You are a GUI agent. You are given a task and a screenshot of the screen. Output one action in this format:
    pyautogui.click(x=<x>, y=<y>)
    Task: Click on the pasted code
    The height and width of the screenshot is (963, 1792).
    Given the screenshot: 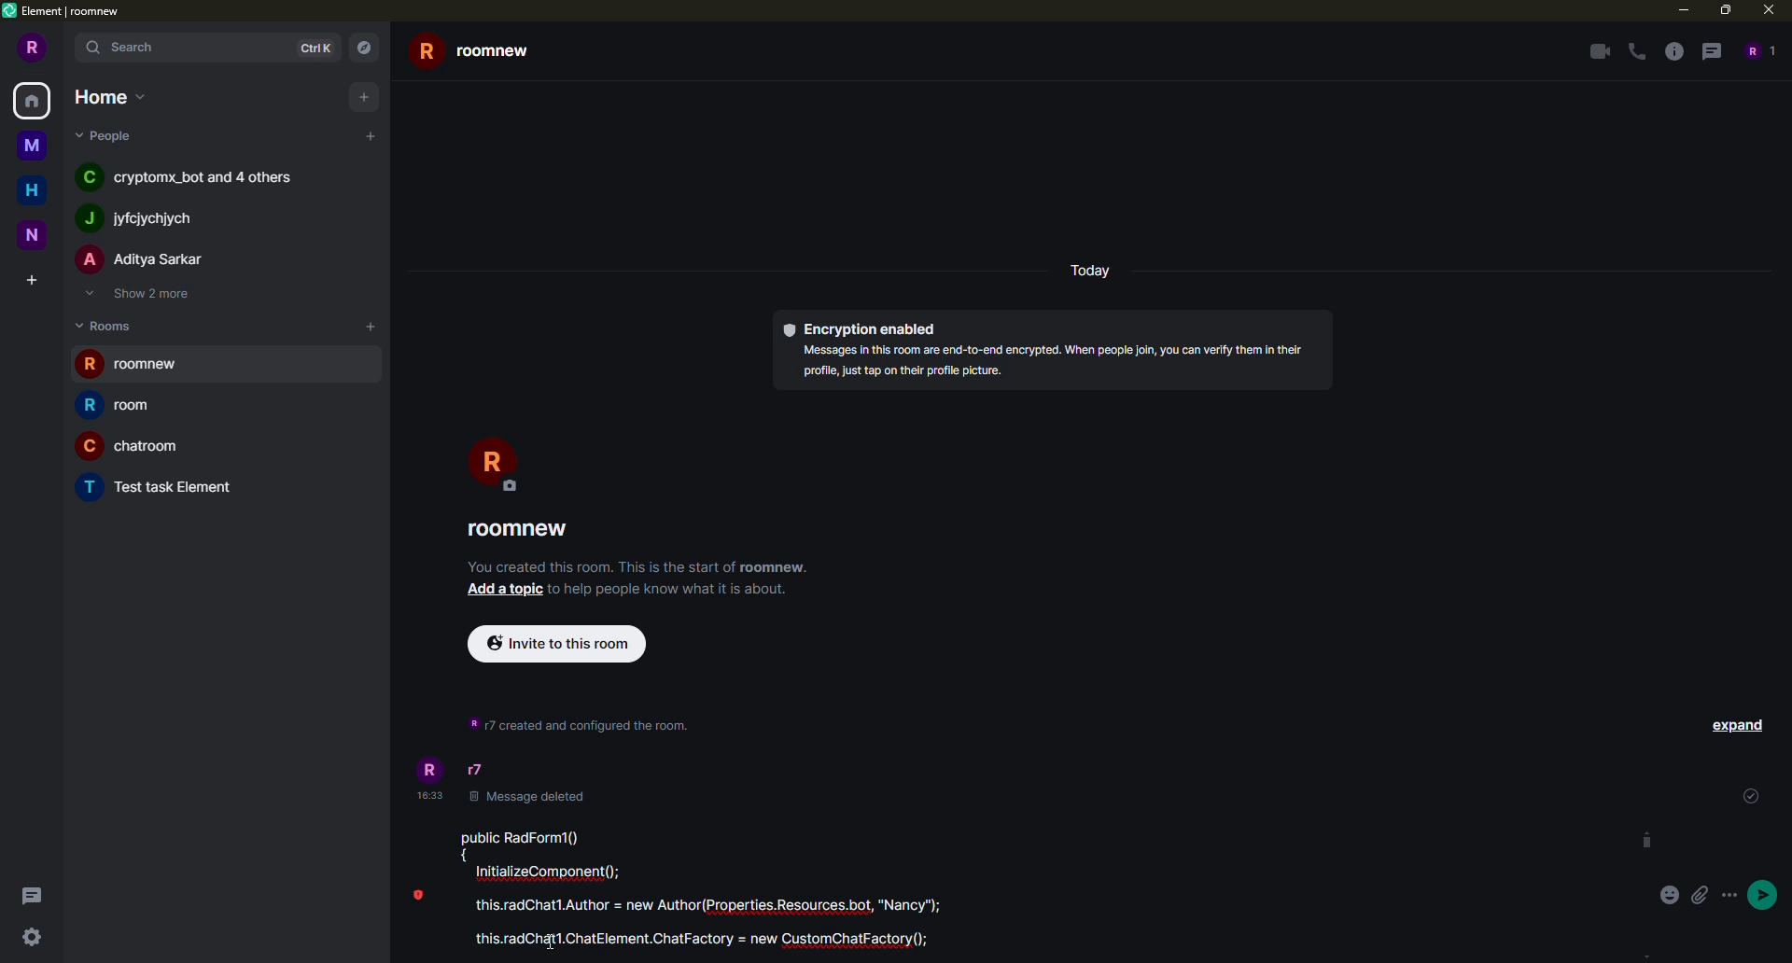 What is the action you would take?
    pyautogui.click(x=696, y=894)
    